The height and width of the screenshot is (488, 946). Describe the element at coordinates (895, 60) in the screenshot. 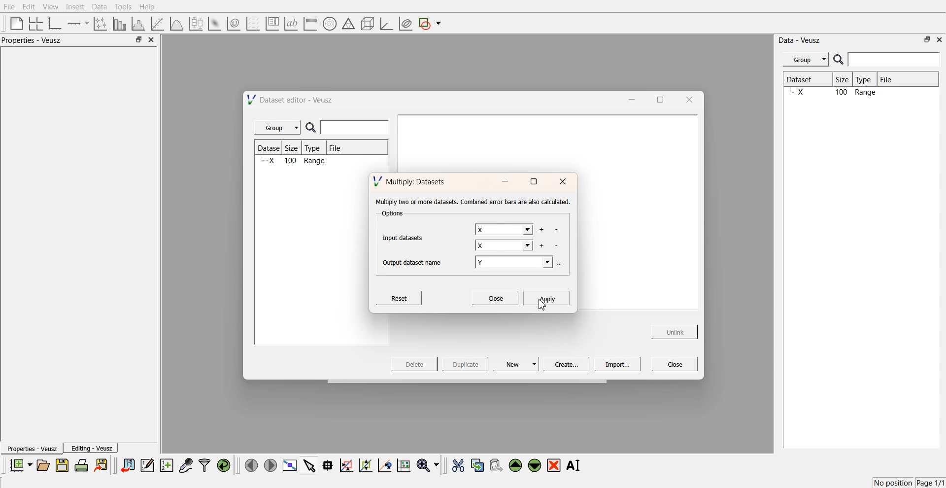

I see `enter search field` at that location.